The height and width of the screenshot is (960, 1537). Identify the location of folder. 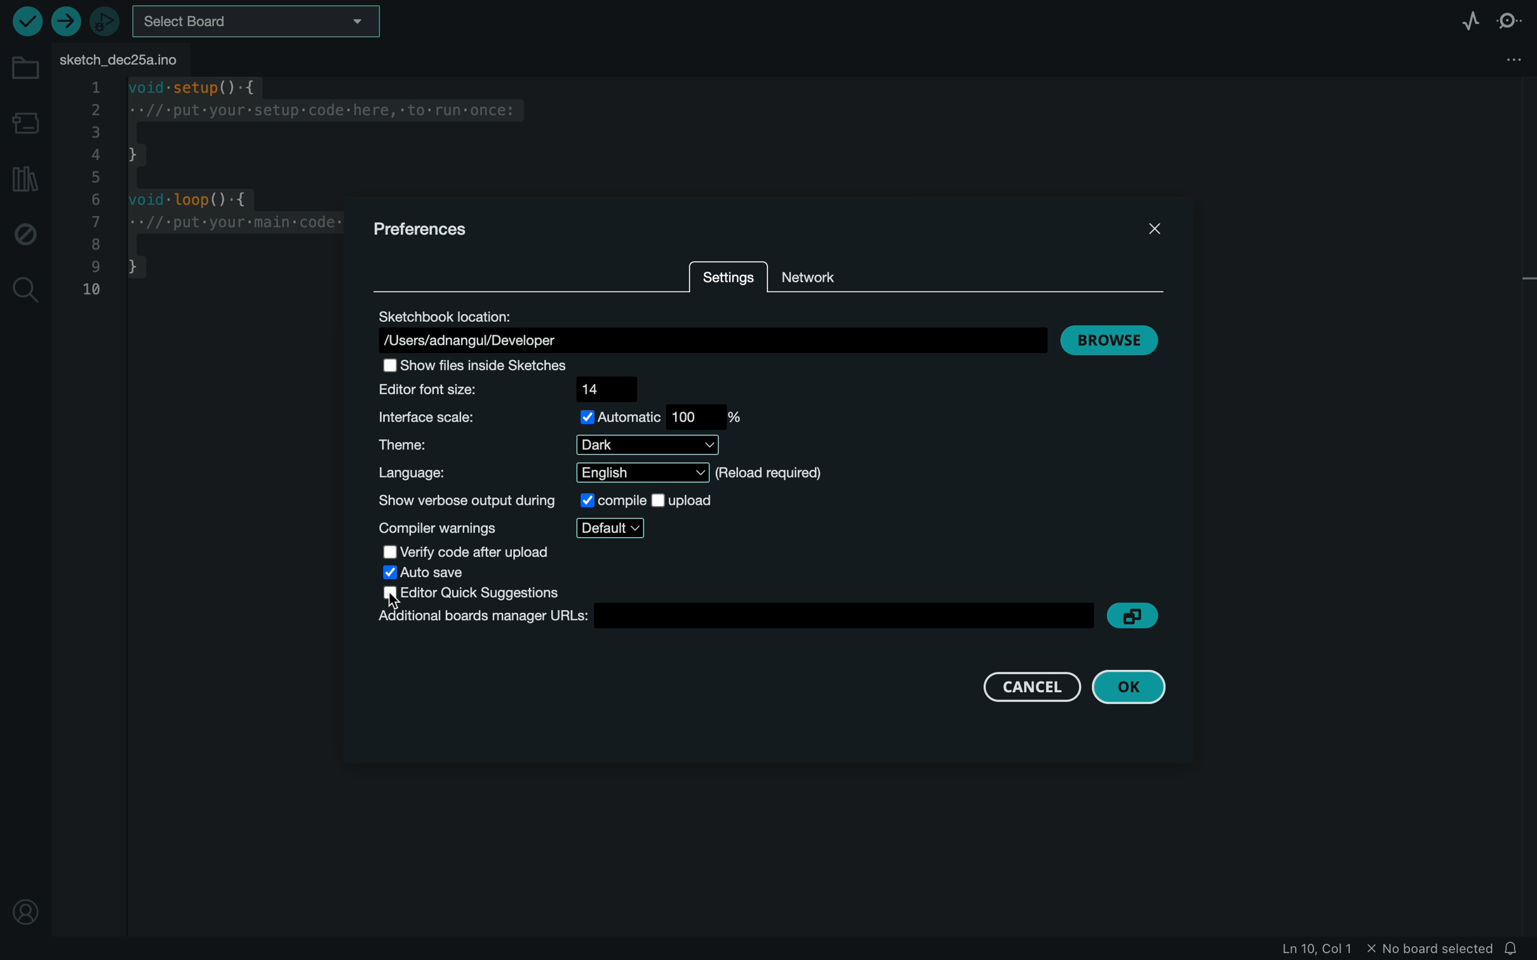
(25, 68).